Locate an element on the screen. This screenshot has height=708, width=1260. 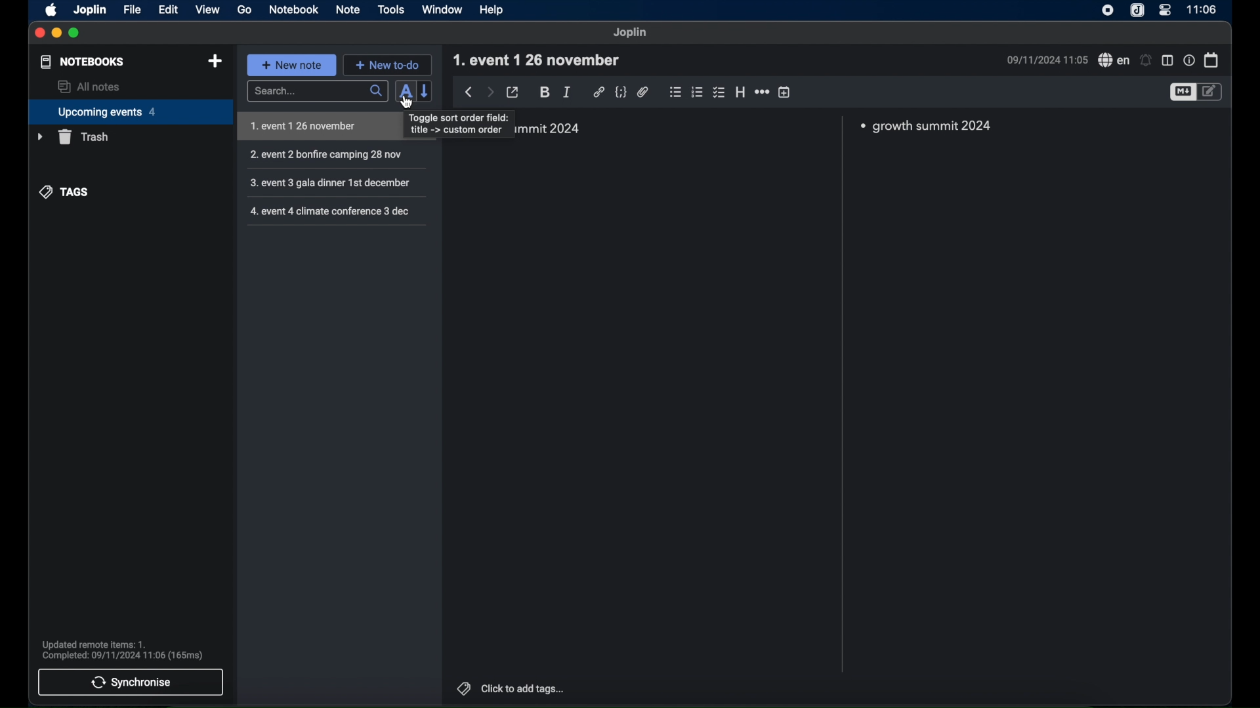
toggle editor  layout is located at coordinates (1167, 61).